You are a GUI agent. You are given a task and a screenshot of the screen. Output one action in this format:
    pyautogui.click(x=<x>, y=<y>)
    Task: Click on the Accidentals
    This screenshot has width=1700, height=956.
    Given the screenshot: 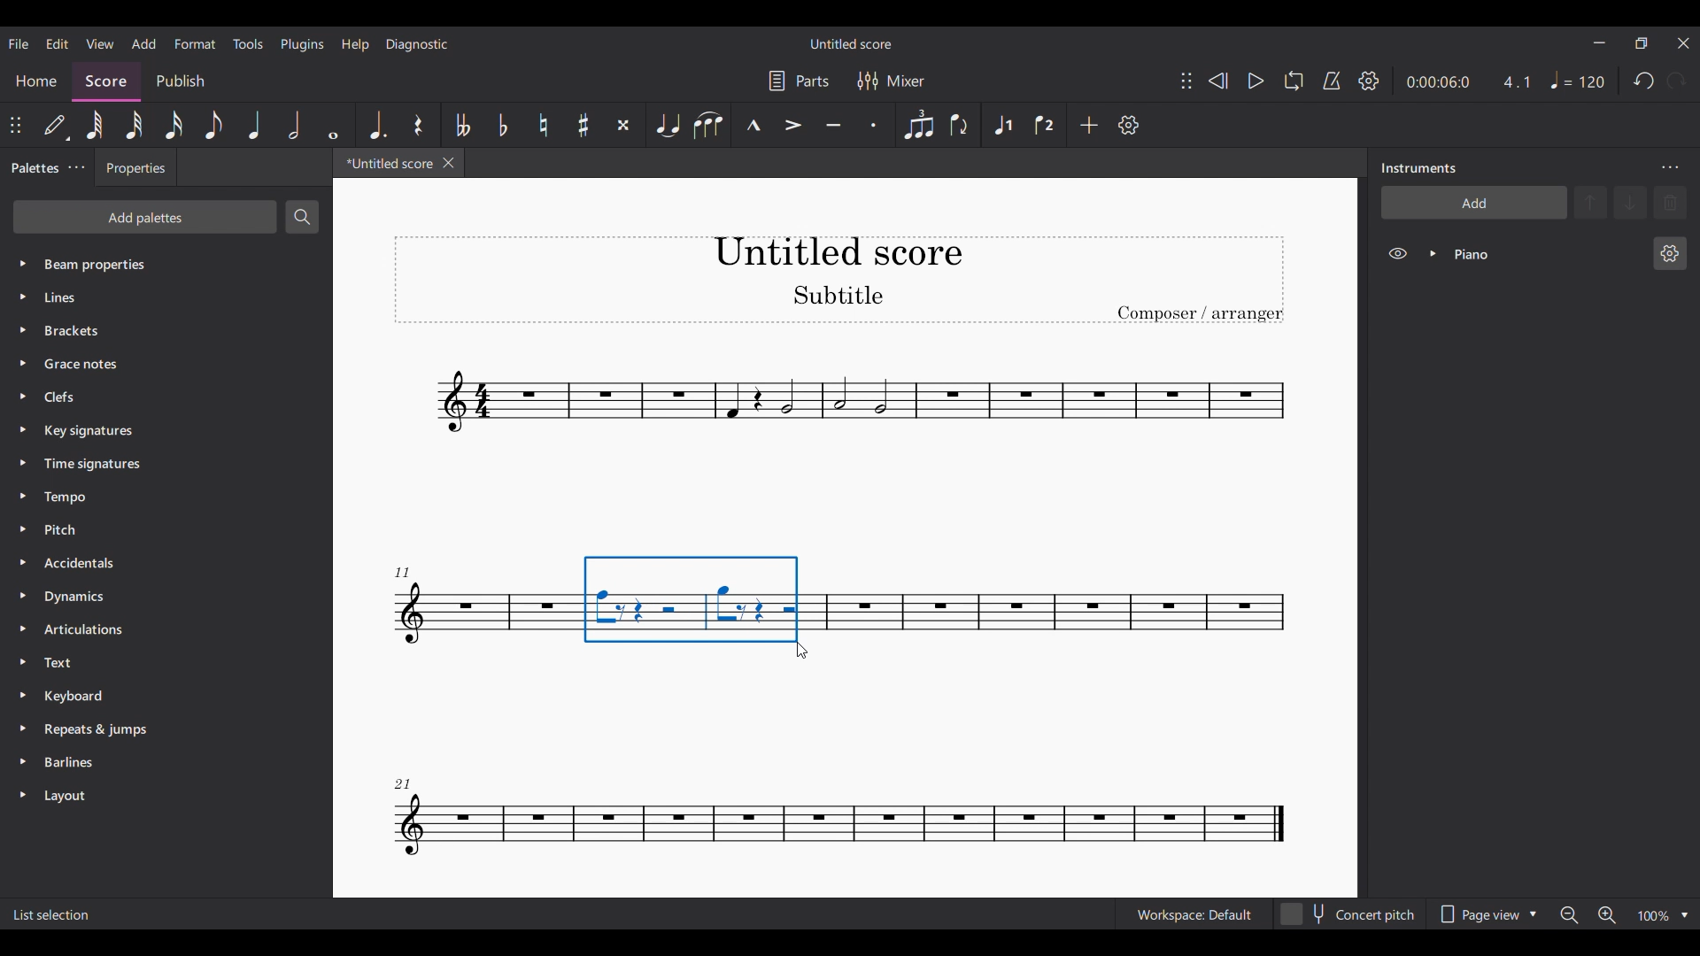 What is the action you would take?
    pyautogui.click(x=148, y=564)
    